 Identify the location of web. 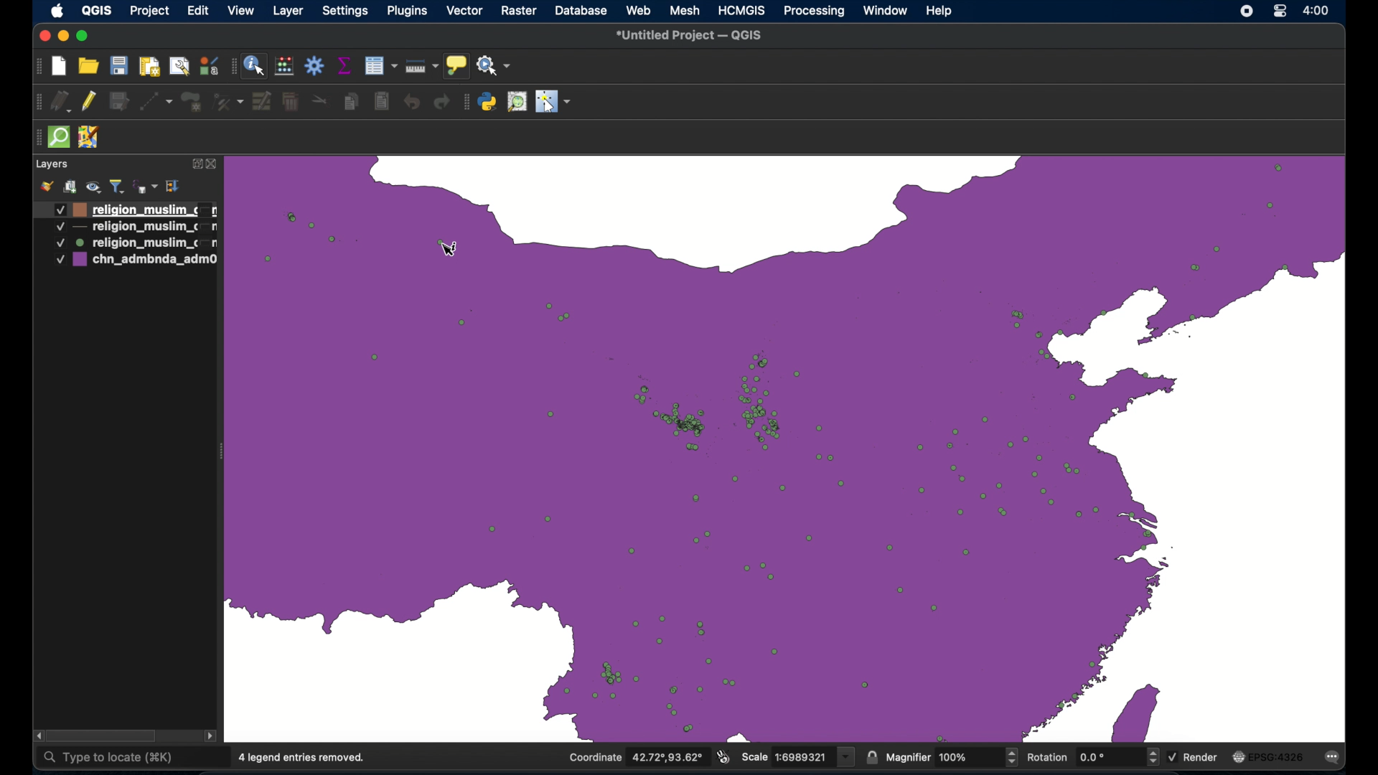
(639, 10).